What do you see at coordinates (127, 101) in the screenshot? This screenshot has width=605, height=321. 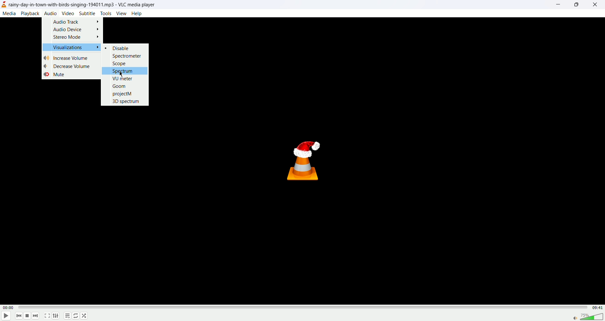 I see `3D SPECTRUM` at bounding box center [127, 101].